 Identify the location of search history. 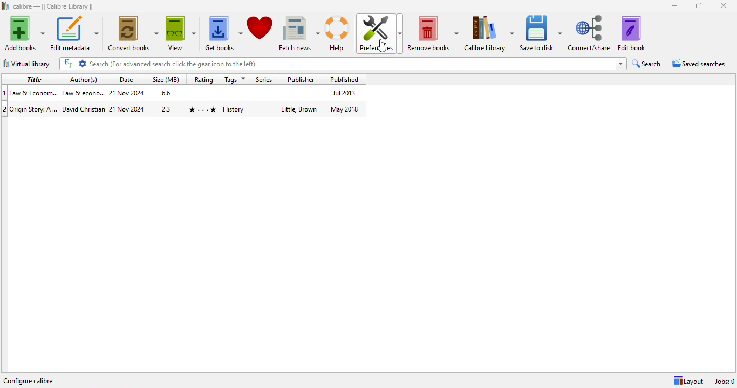
(620, 63).